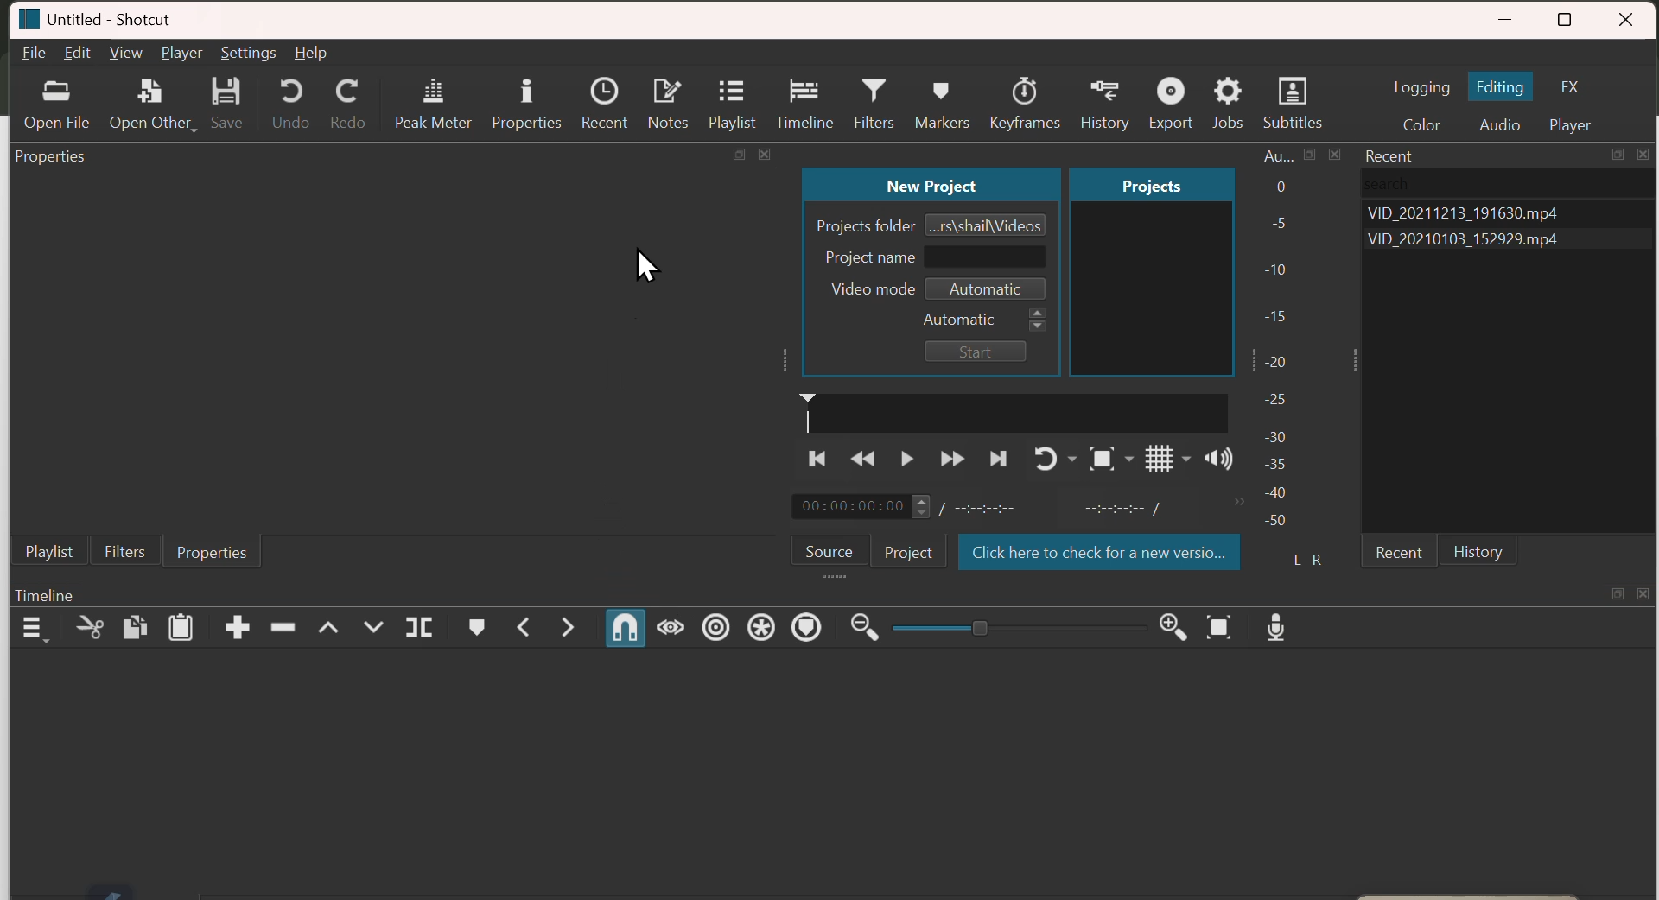 This screenshot has width=1659, height=900. What do you see at coordinates (764, 154) in the screenshot?
I see `Close` at bounding box center [764, 154].